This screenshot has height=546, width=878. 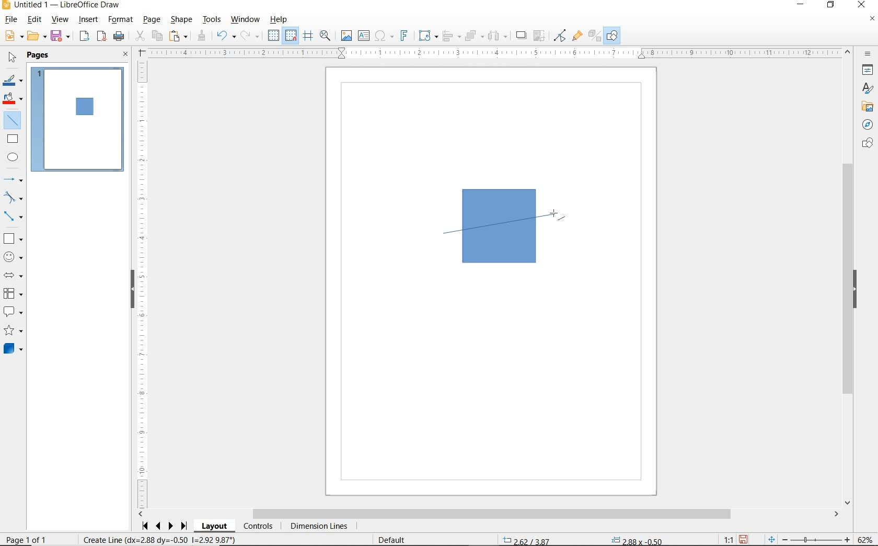 I want to click on BLOCK ARROWS, so click(x=16, y=275).